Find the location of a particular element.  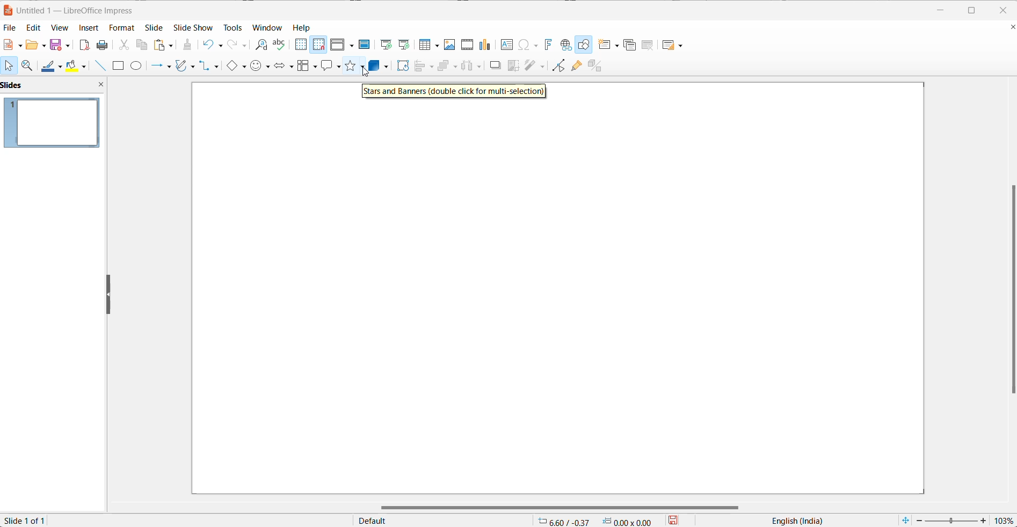

scrollbar is located at coordinates (554, 504).